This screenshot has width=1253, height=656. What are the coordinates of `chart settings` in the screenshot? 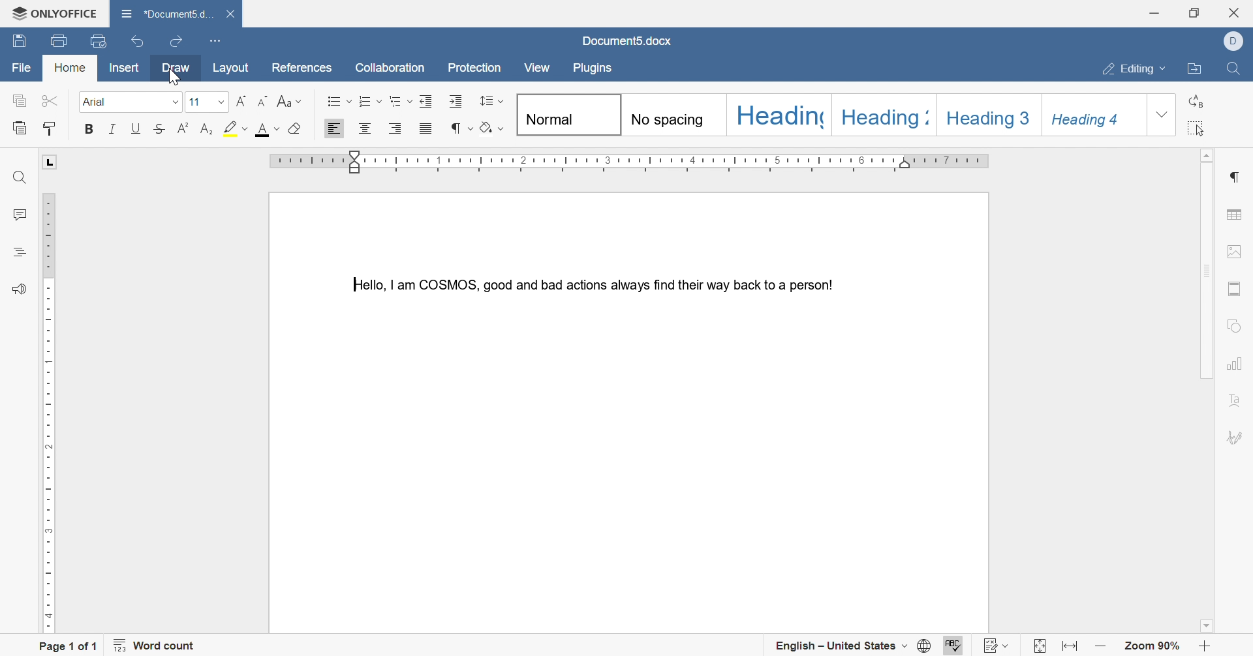 It's located at (1235, 365).